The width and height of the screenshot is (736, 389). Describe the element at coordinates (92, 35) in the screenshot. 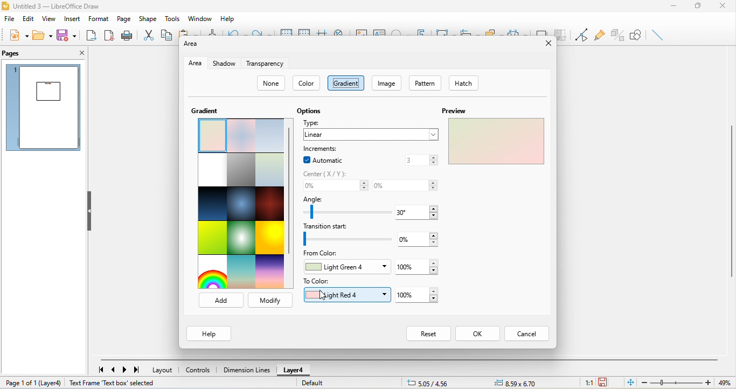

I see `export` at that location.